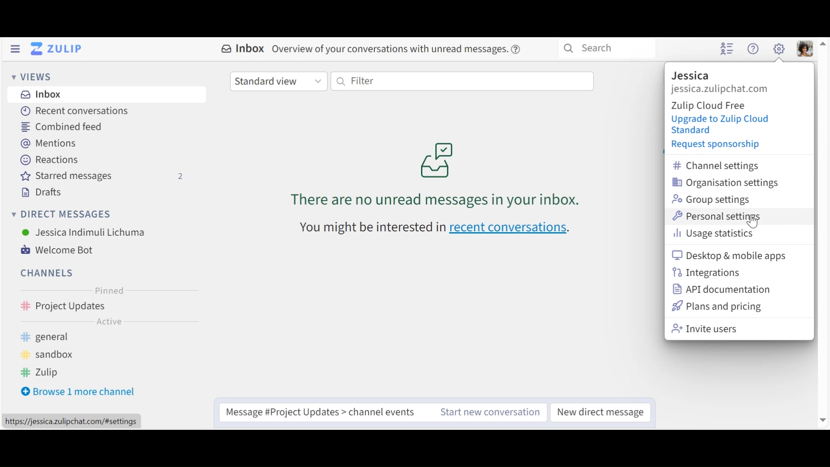 Image resolution: width=830 pixels, height=467 pixels. What do you see at coordinates (719, 125) in the screenshot?
I see `Upgrade` at bounding box center [719, 125].